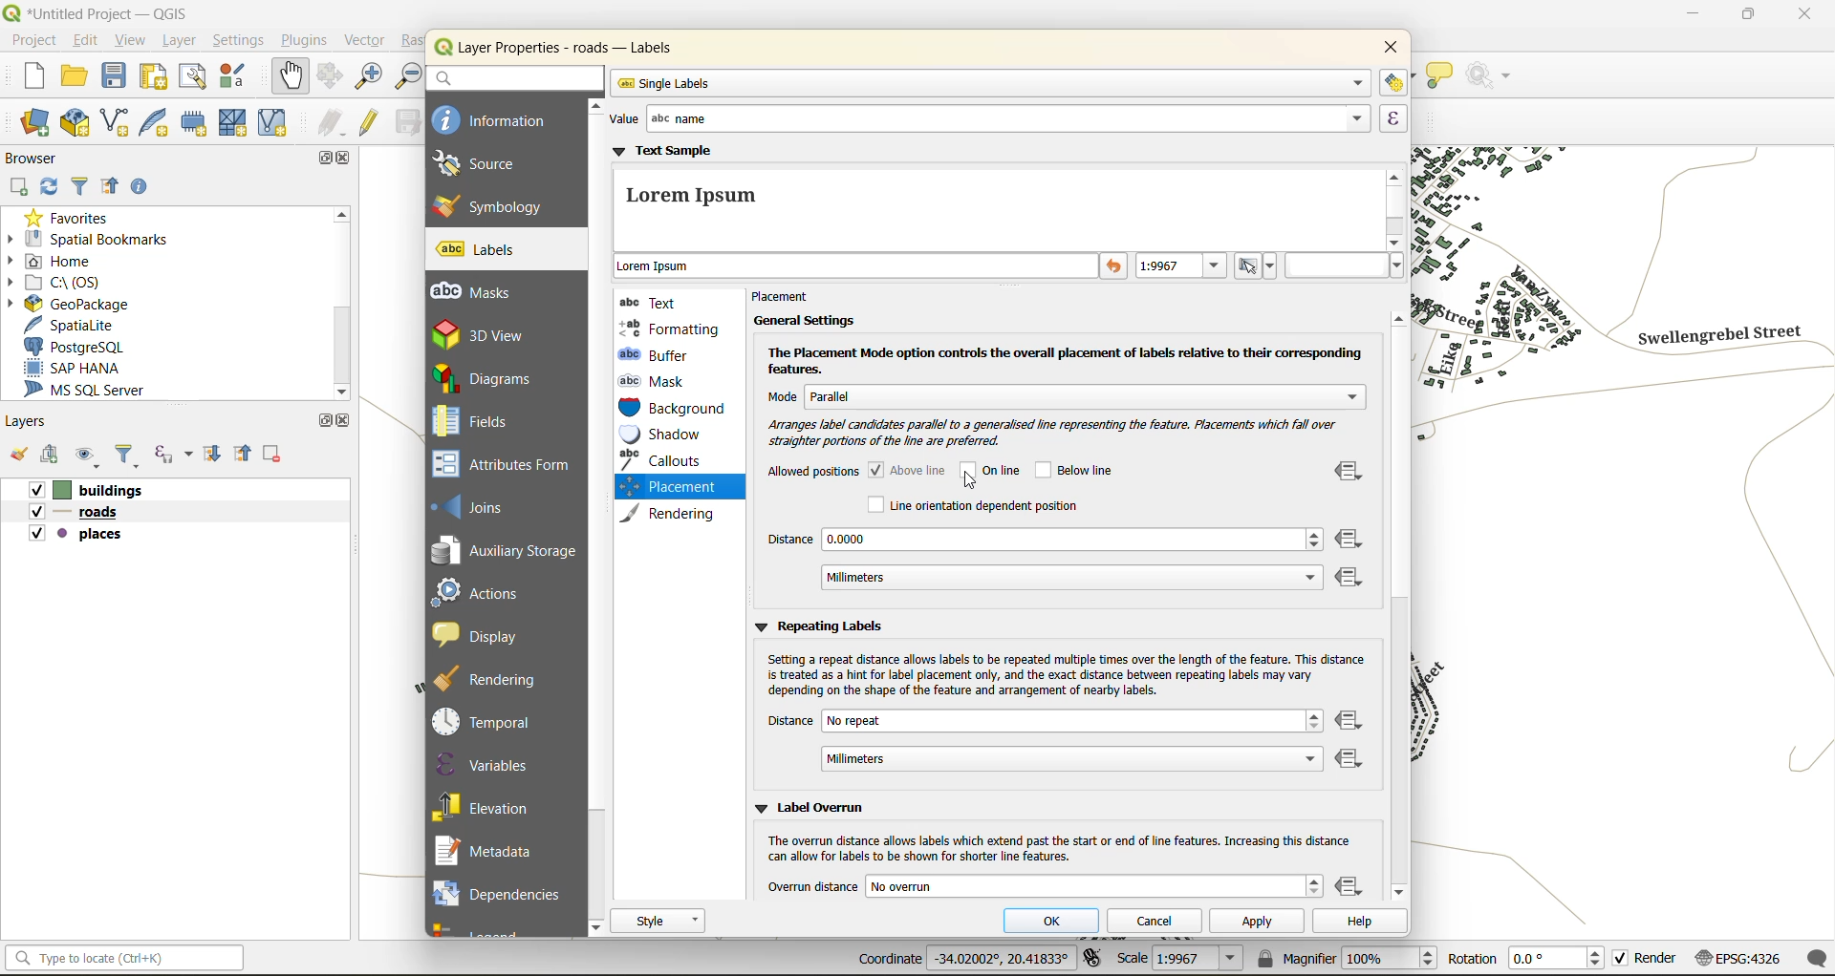  What do you see at coordinates (508, 465) in the screenshot?
I see `attributes form` at bounding box center [508, 465].